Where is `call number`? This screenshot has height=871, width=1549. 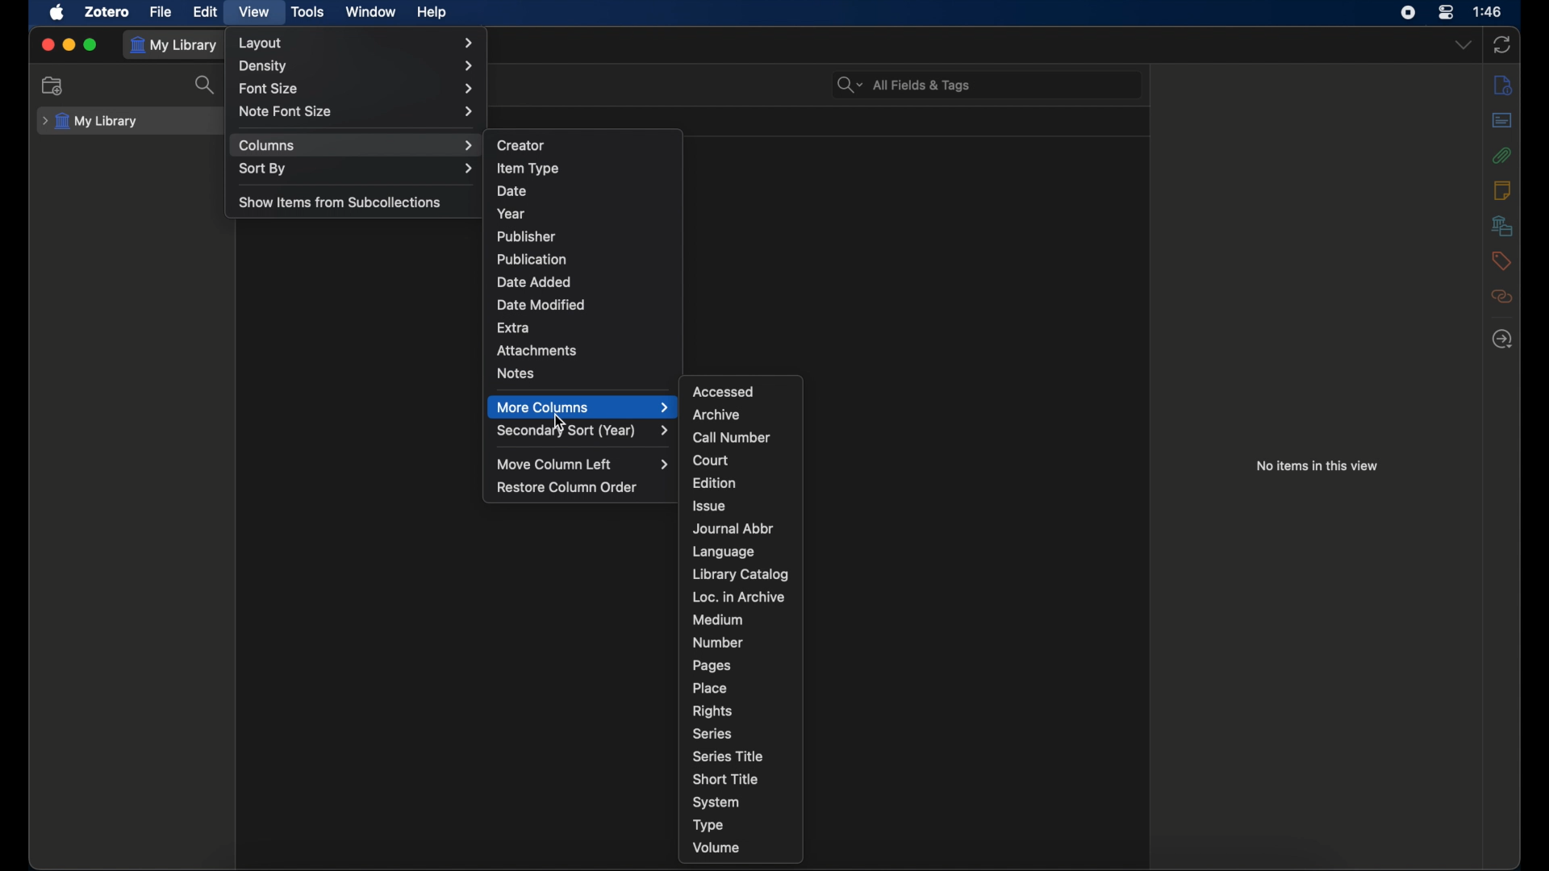 call number is located at coordinates (733, 438).